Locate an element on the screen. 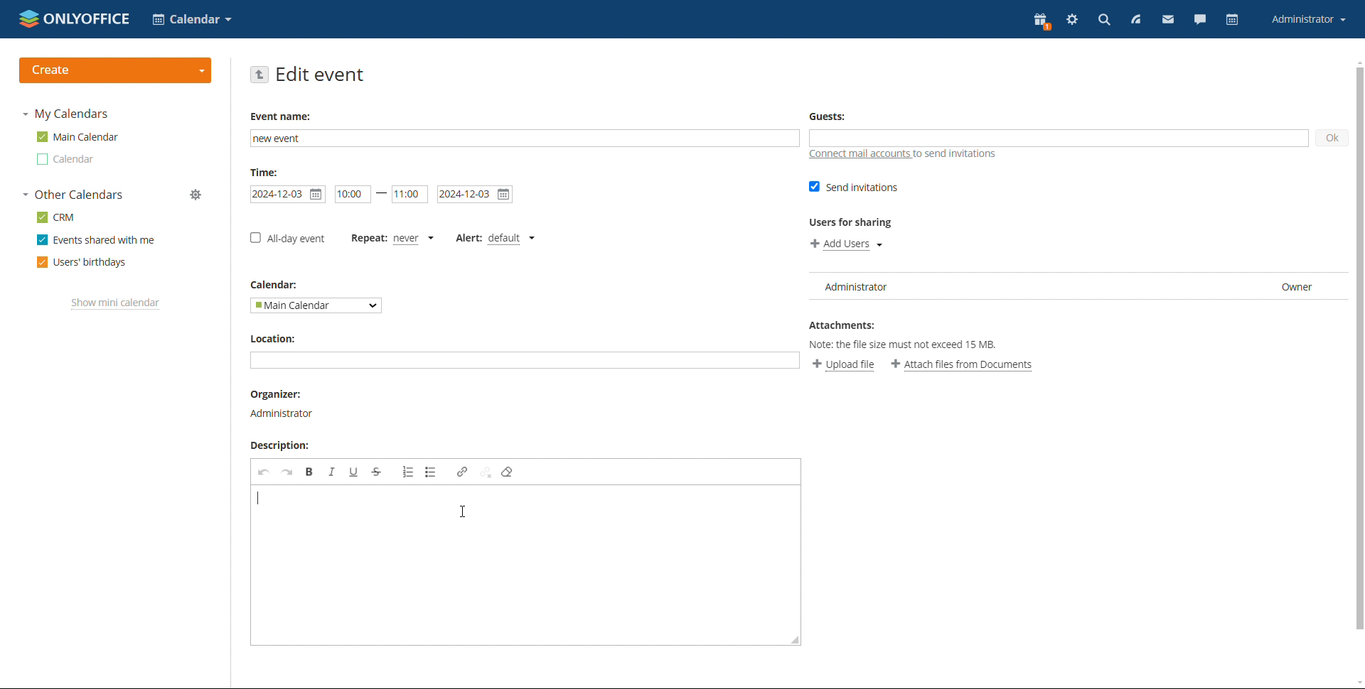 Image resolution: width=1365 pixels, height=689 pixels. other calendar is located at coordinates (67, 159).